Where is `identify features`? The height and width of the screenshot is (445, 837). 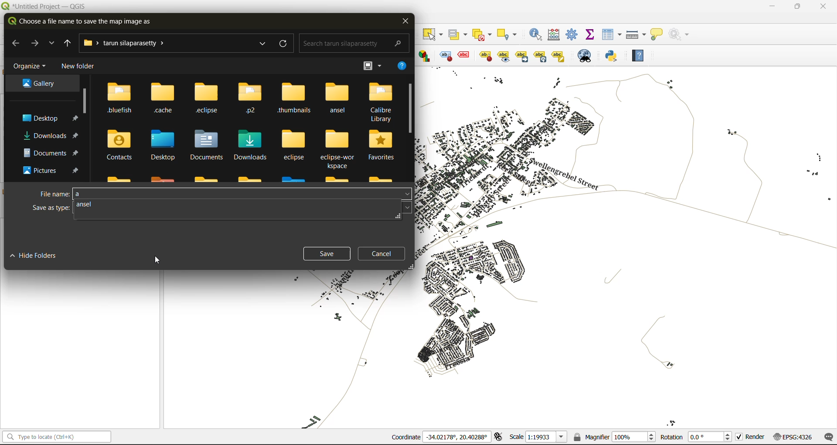 identify features is located at coordinates (537, 34).